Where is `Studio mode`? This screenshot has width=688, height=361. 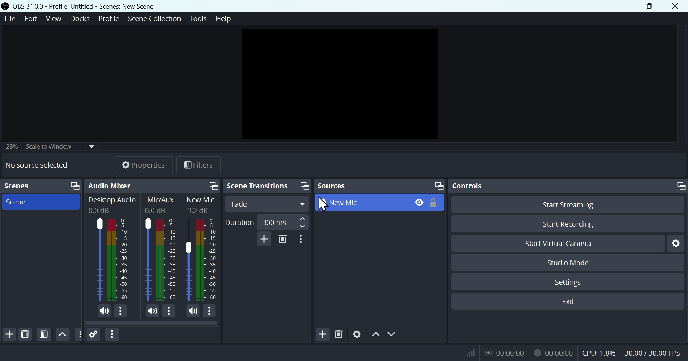 Studio mode is located at coordinates (576, 264).